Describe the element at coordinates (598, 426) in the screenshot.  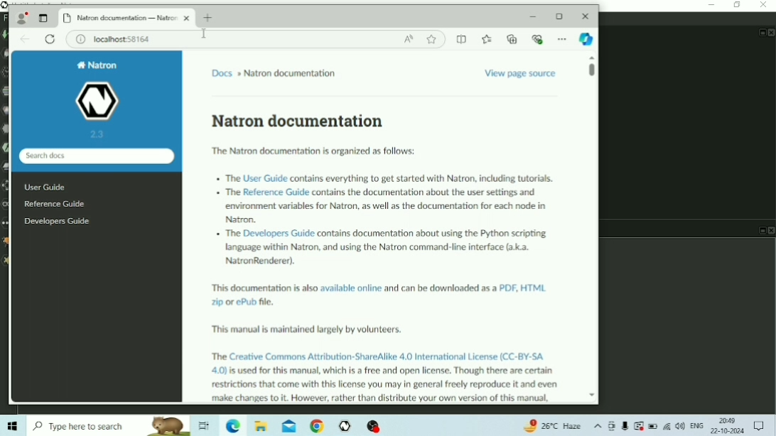
I see `Show hidden icons` at that location.